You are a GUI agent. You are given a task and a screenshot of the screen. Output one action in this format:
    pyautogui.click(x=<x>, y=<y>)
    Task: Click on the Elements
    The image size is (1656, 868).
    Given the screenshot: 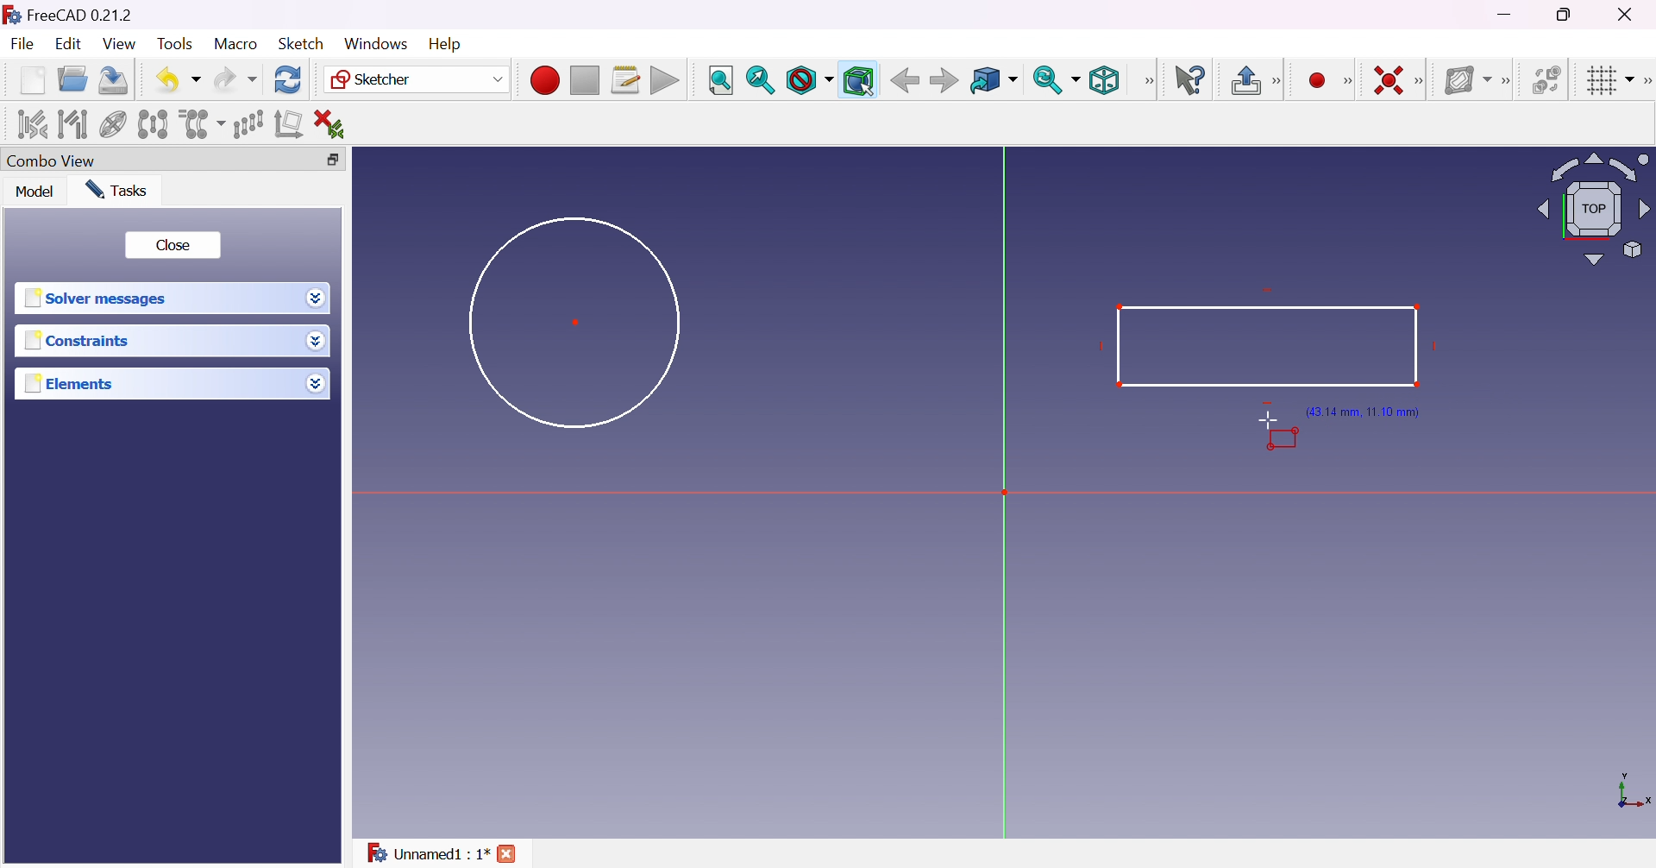 What is the action you would take?
    pyautogui.click(x=71, y=384)
    